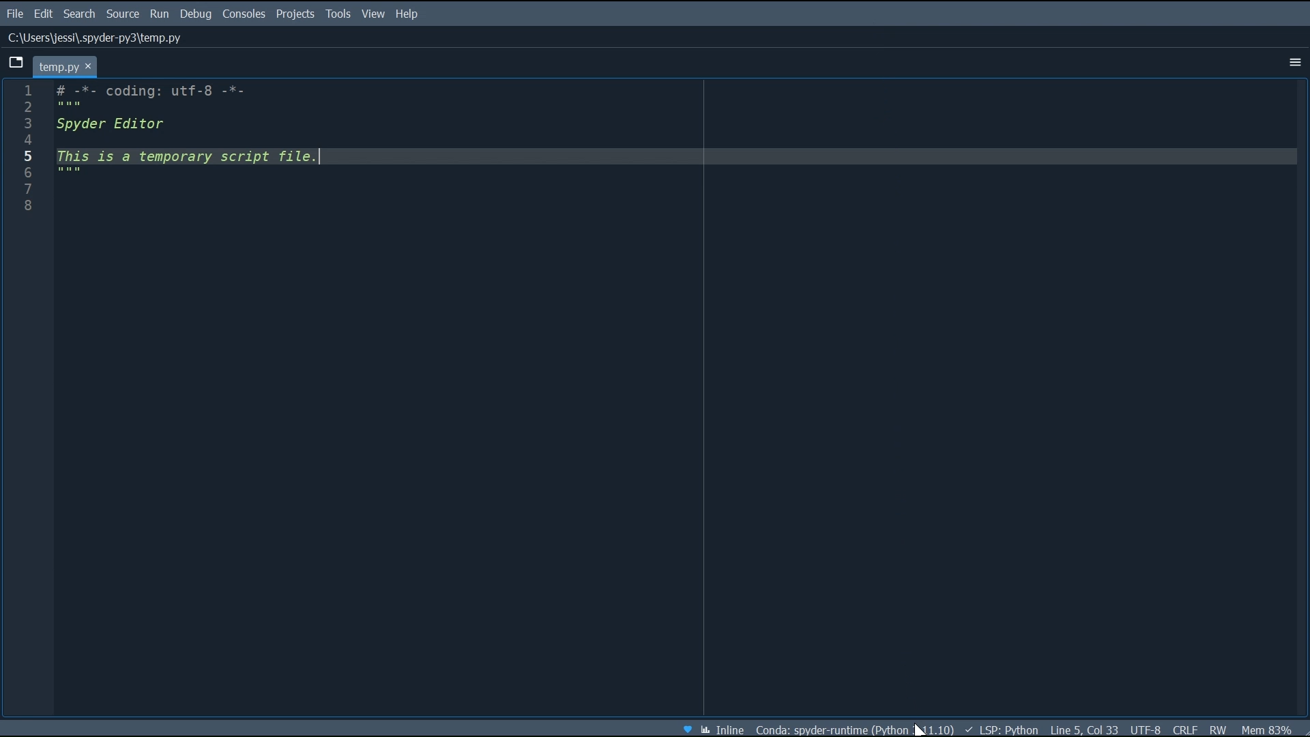 The height and width of the screenshot is (737, 1310). What do you see at coordinates (1000, 729) in the screenshot?
I see `LSP: PYTHON` at bounding box center [1000, 729].